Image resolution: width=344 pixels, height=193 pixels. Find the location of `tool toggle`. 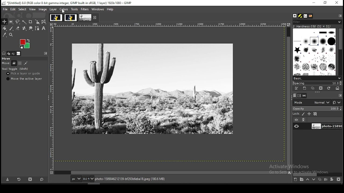

tool toggle is located at coordinates (15, 69).